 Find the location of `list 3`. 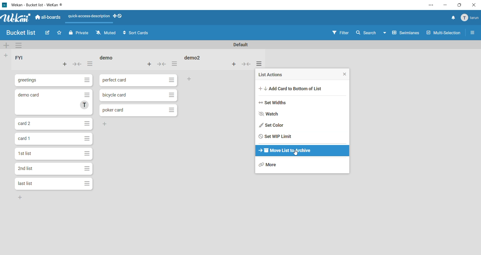

list 3 is located at coordinates (195, 59).